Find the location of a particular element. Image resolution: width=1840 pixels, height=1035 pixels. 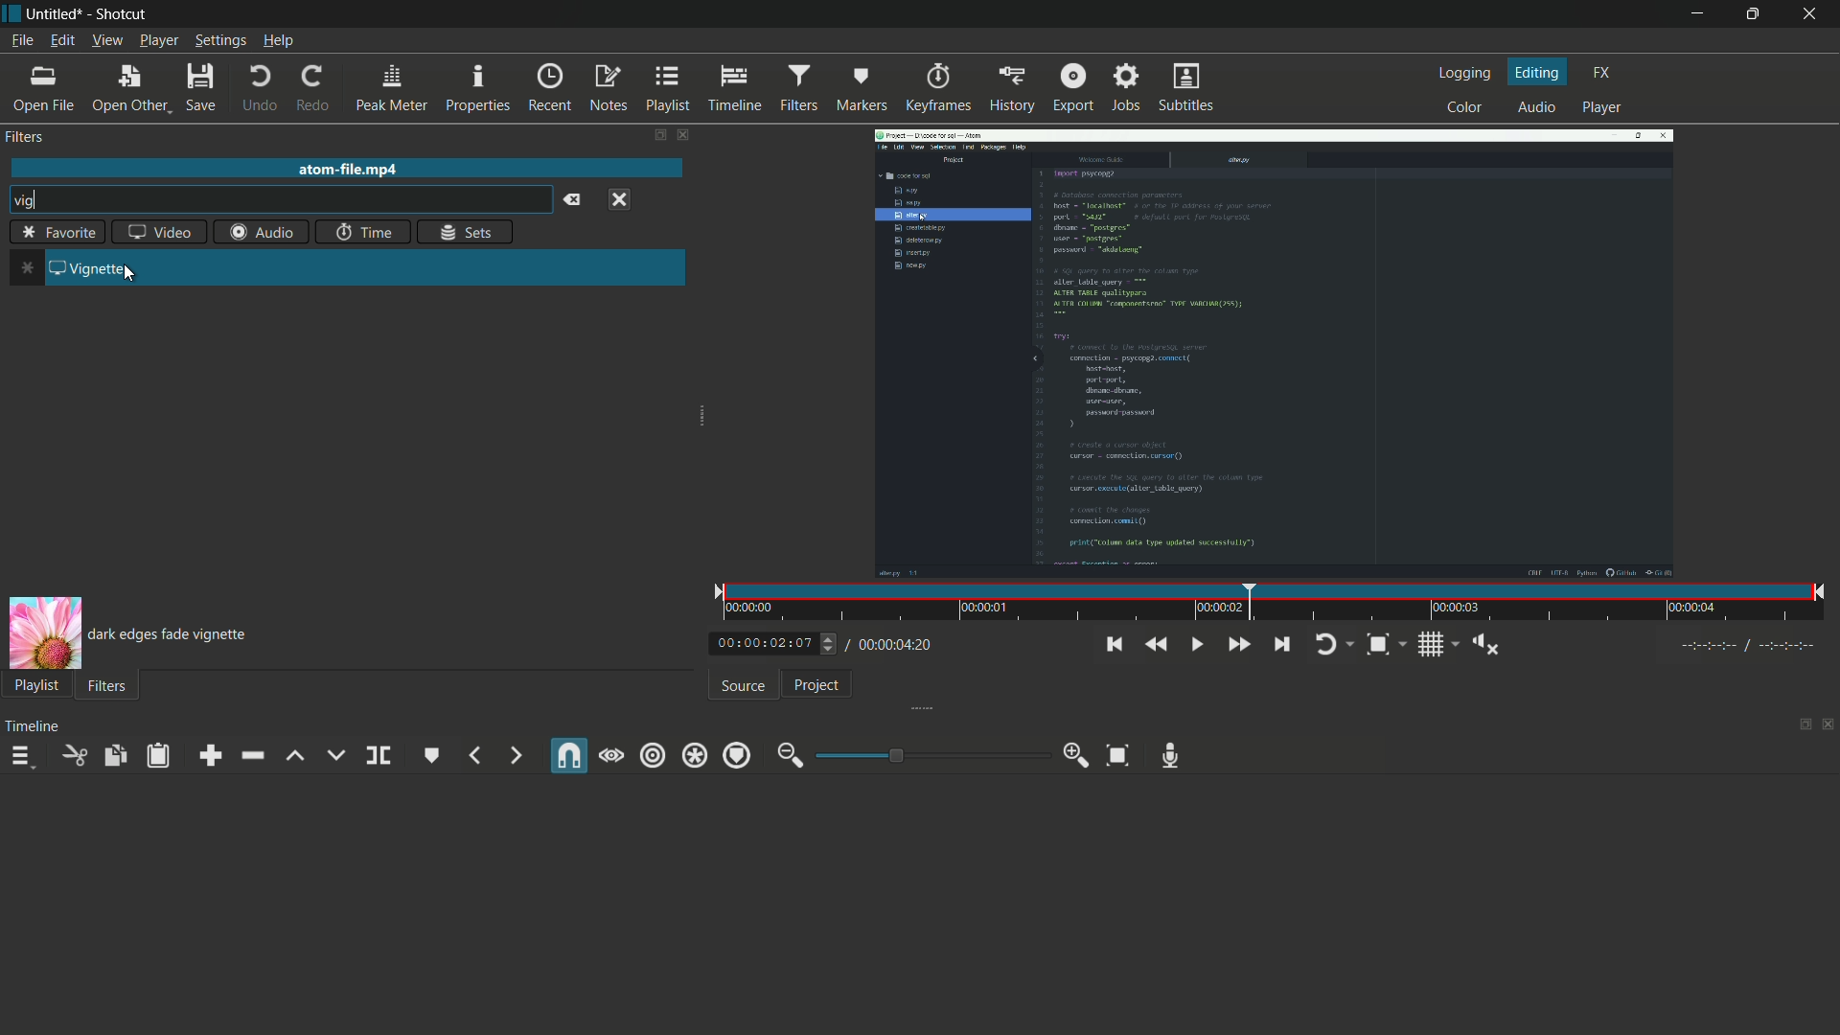

quickly play forward is located at coordinates (1240, 644).